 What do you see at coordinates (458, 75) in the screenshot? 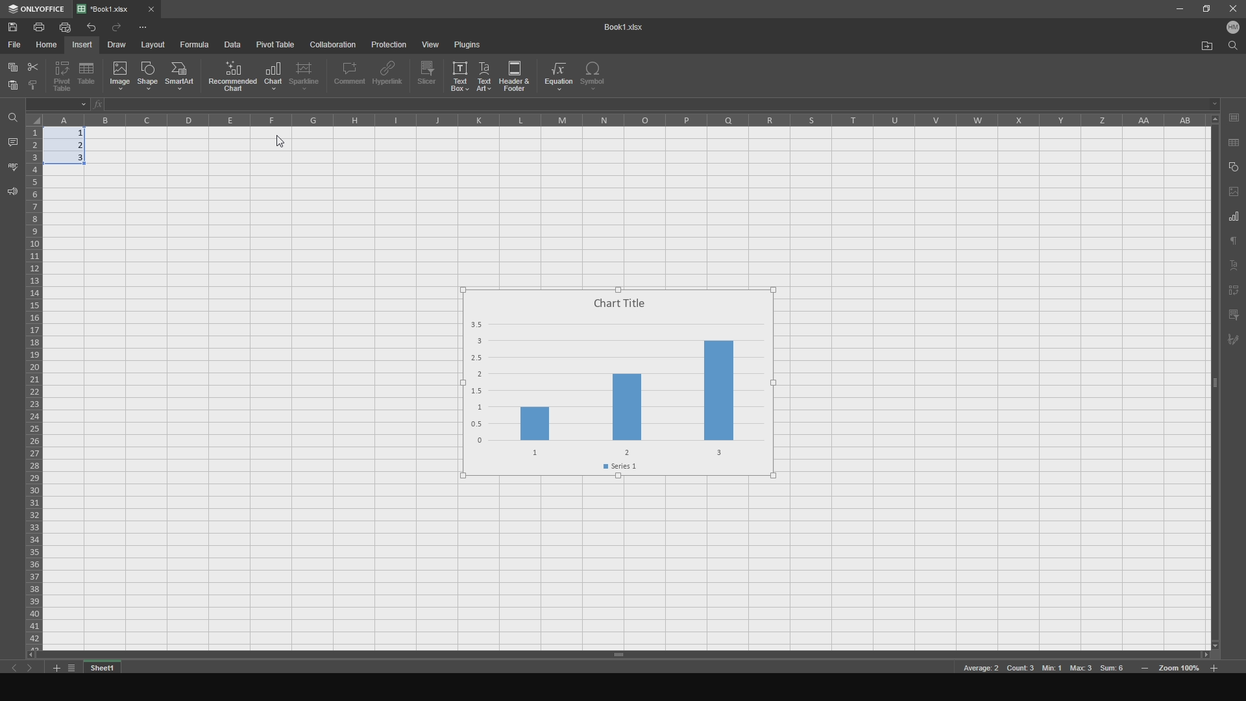
I see `text box` at bounding box center [458, 75].